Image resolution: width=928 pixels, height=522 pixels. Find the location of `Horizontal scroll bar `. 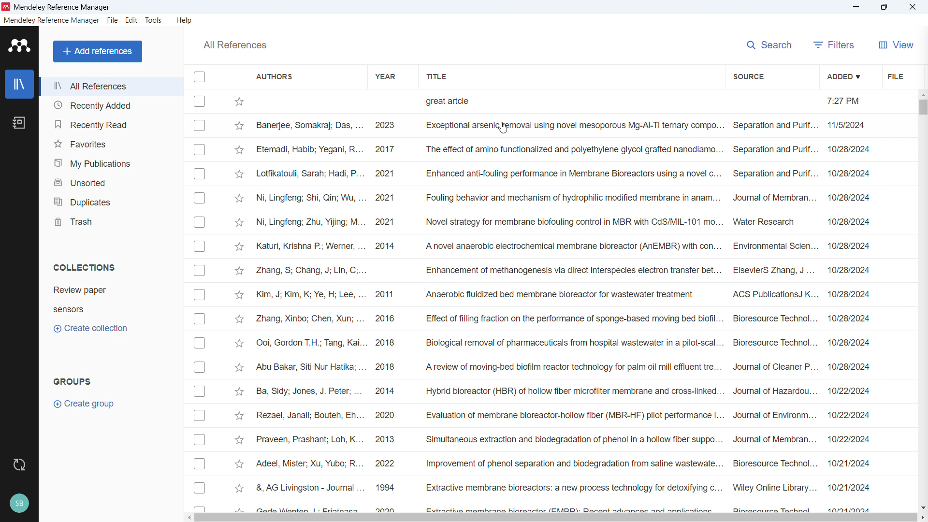

Horizontal scroll bar  is located at coordinates (555, 518).